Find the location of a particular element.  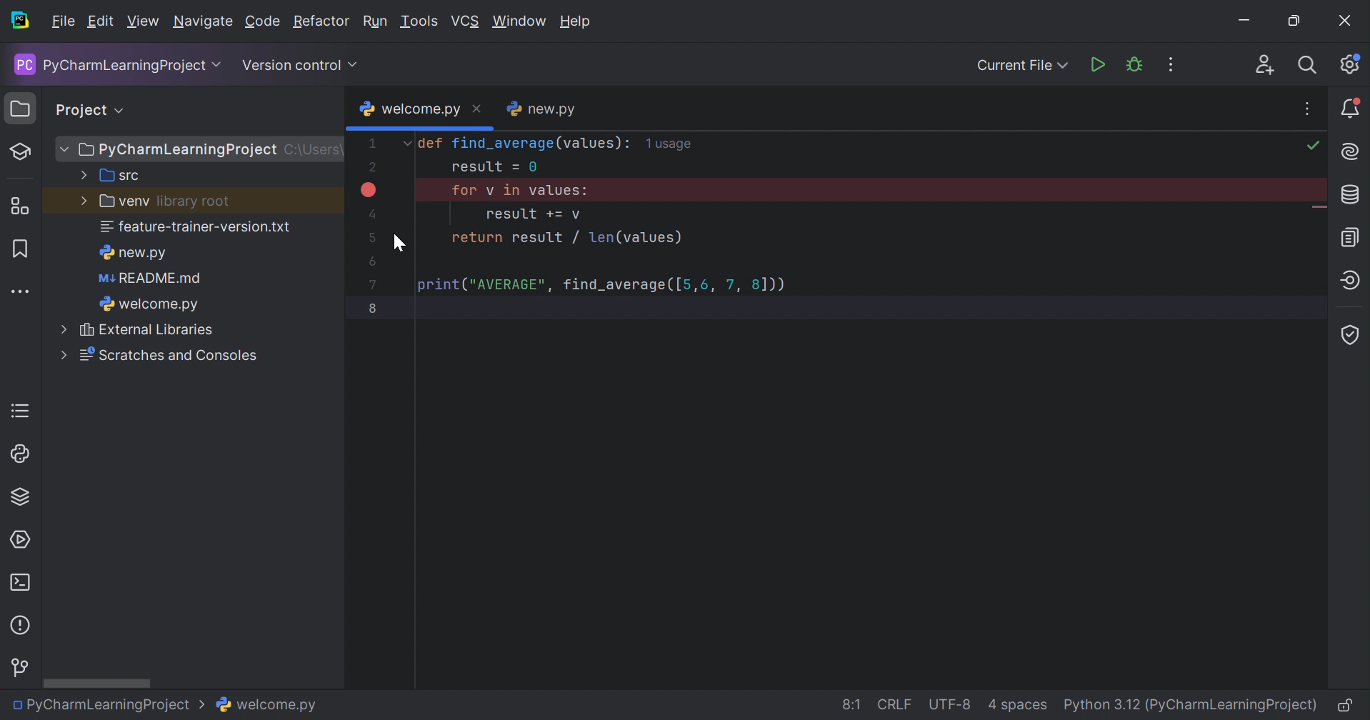

Python 3.12 (PyCharmLearning Project) is located at coordinates (1189, 705).